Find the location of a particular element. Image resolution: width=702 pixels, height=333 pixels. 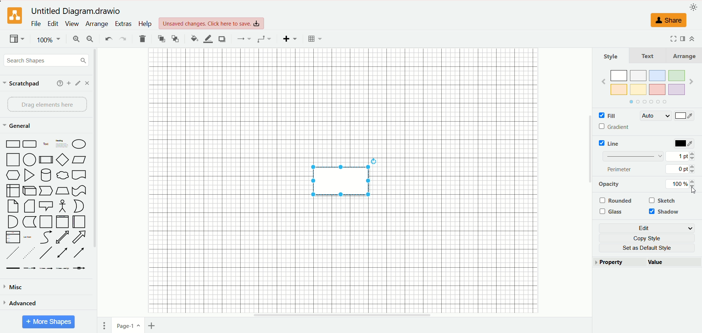

100% is located at coordinates (49, 40).